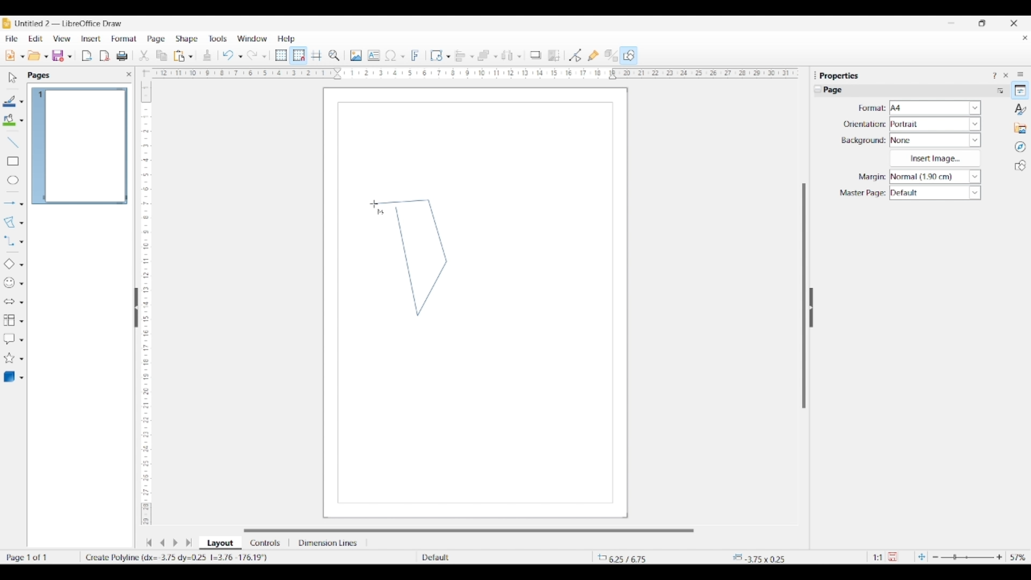  What do you see at coordinates (1020, 90) in the screenshot?
I see `Properties` at bounding box center [1020, 90].